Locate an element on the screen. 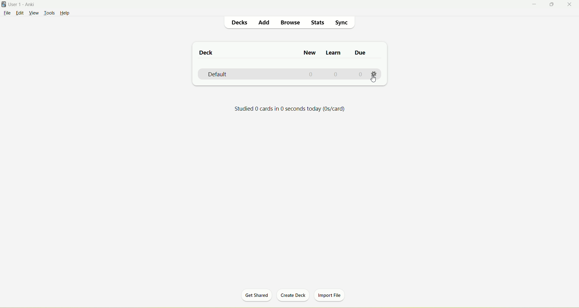 The height and width of the screenshot is (308, 579). 0 is located at coordinates (311, 74).